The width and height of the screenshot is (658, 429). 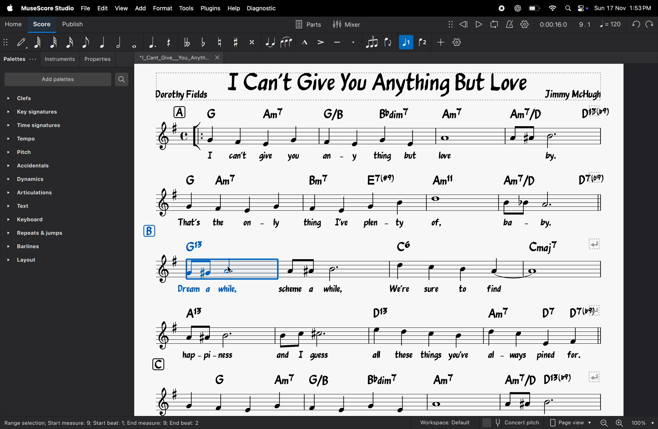 I want to click on Properties, so click(x=98, y=59).